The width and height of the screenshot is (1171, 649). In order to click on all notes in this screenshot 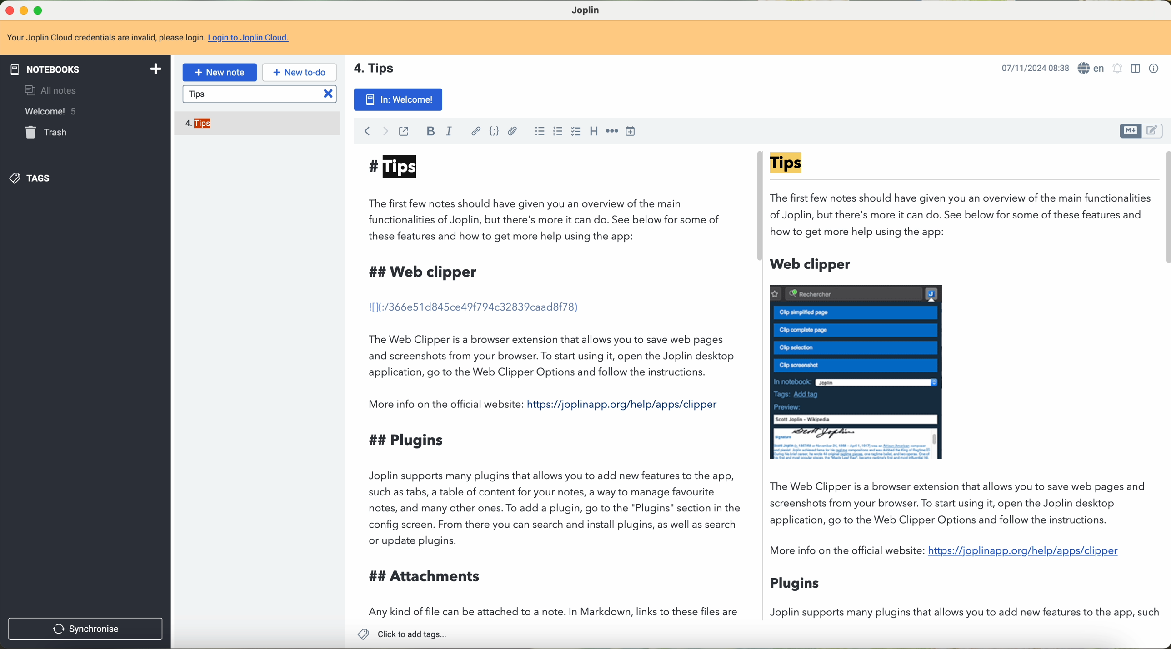, I will do `click(53, 89)`.